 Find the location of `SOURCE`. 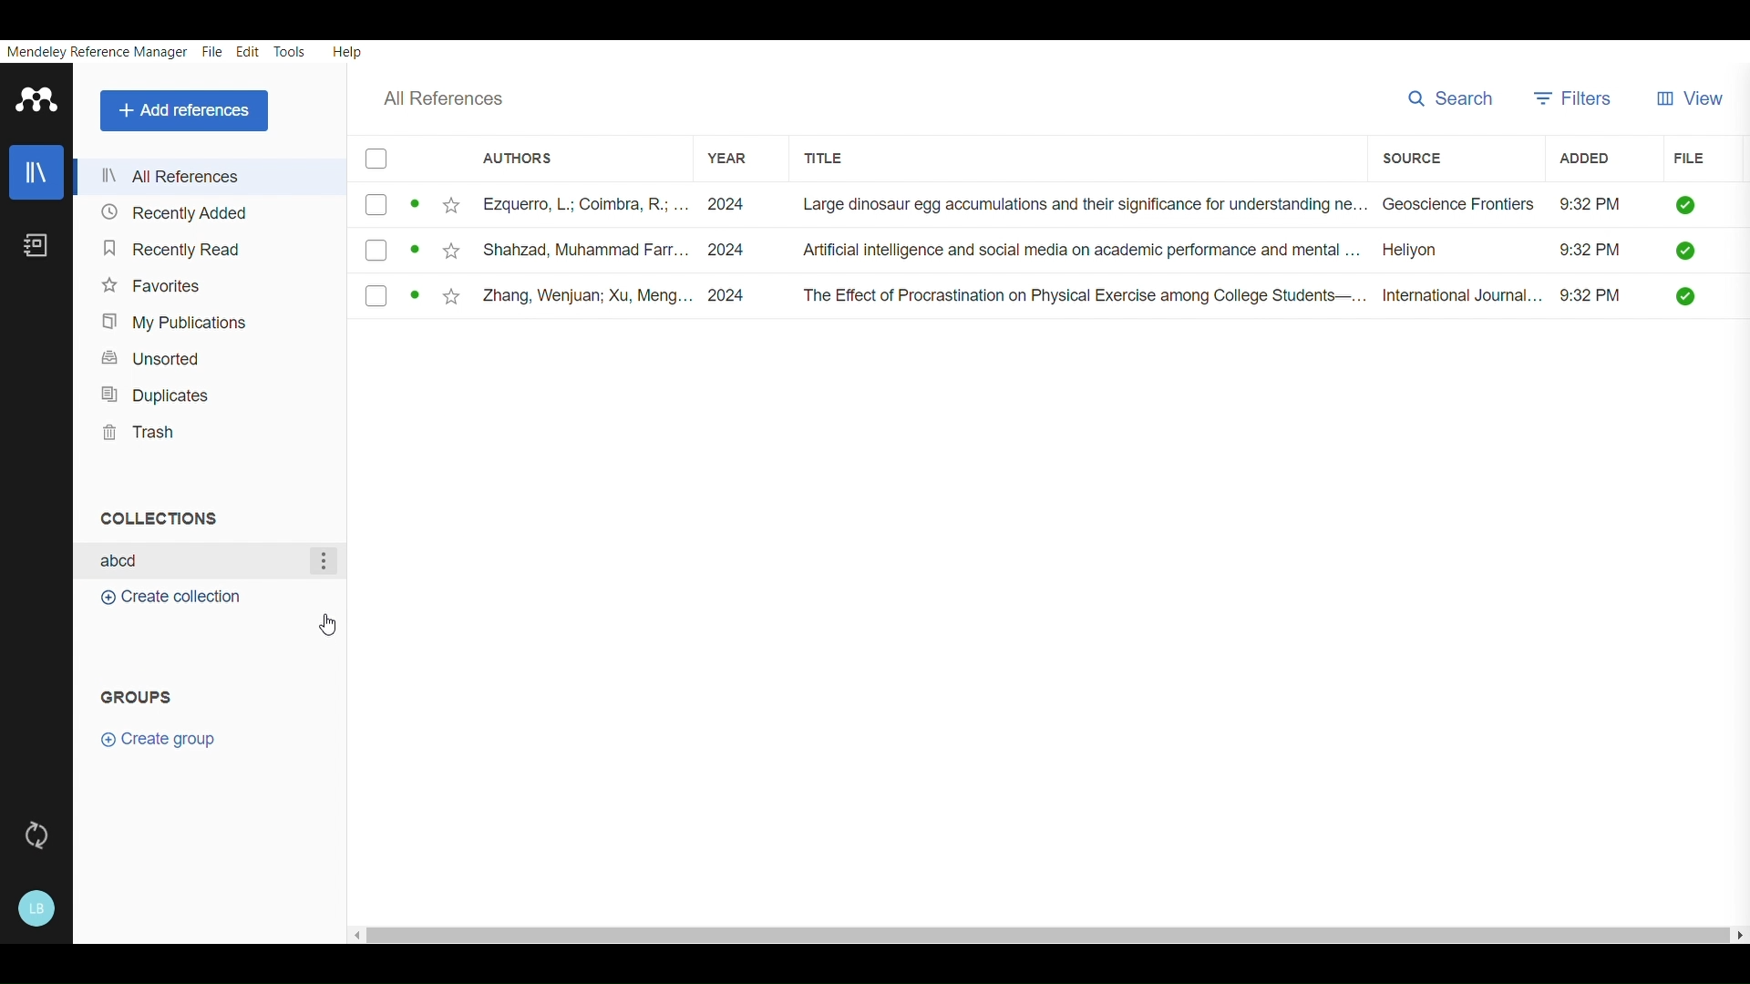

SOURCE is located at coordinates (1410, 156).